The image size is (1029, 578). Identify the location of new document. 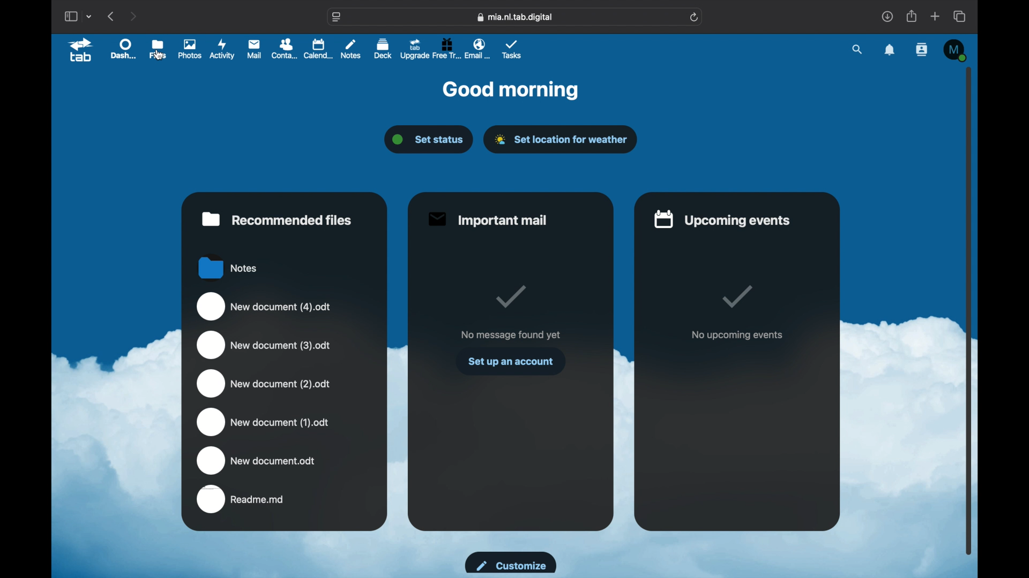
(264, 421).